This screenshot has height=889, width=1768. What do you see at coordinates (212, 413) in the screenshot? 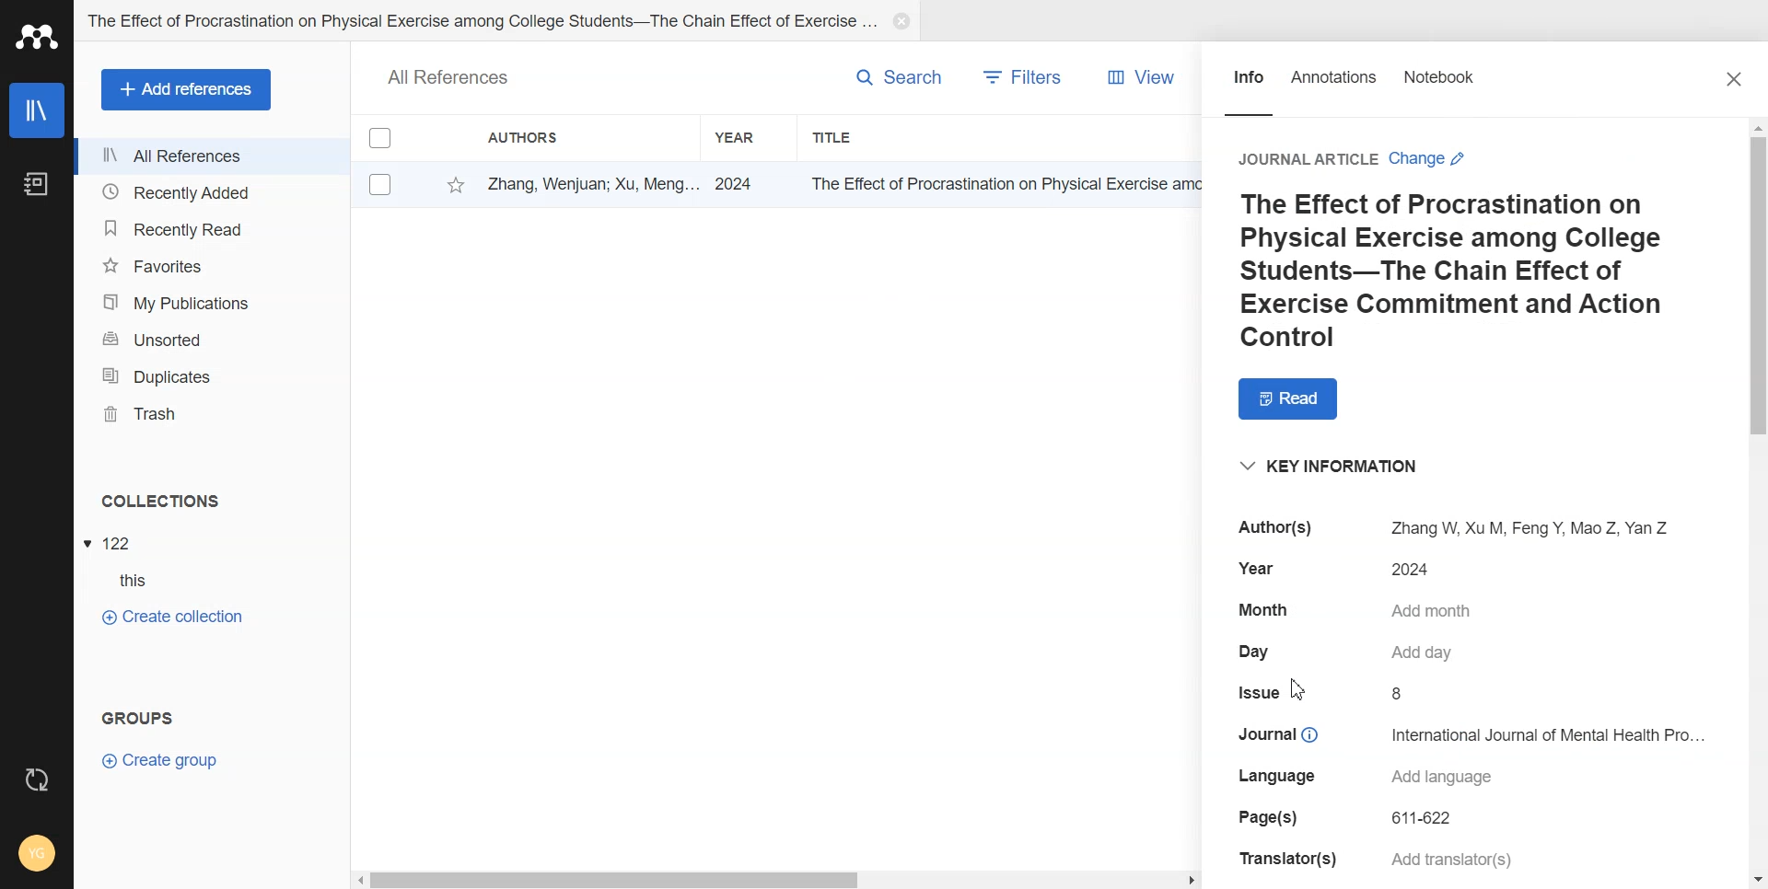
I see `Trash` at bounding box center [212, 413].